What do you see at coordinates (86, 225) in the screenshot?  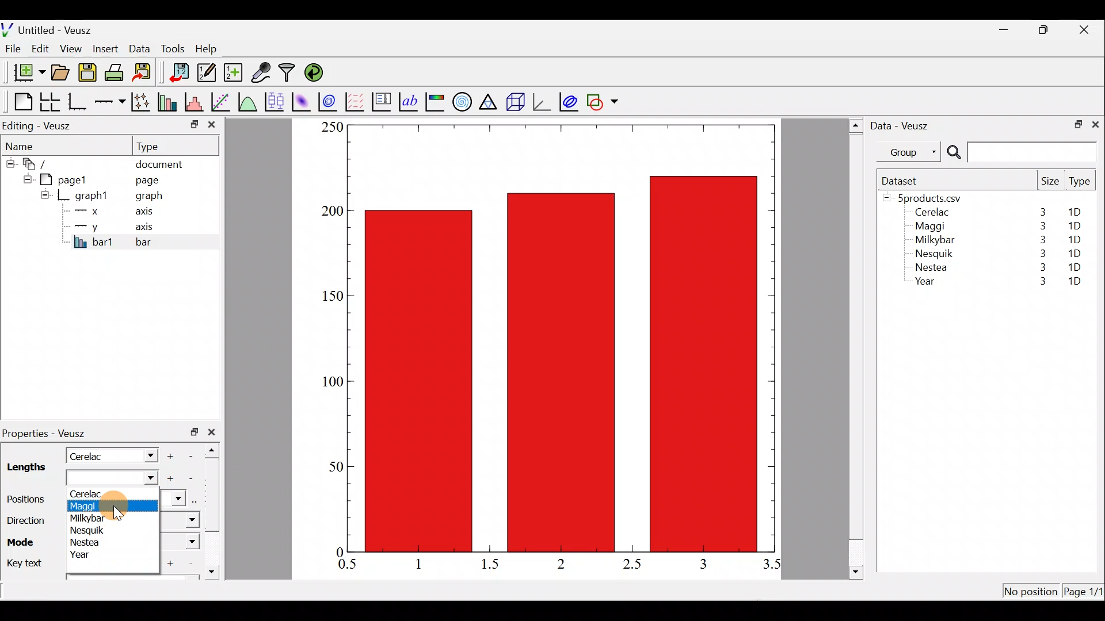 I see `y` at bounding box center [86, 225].